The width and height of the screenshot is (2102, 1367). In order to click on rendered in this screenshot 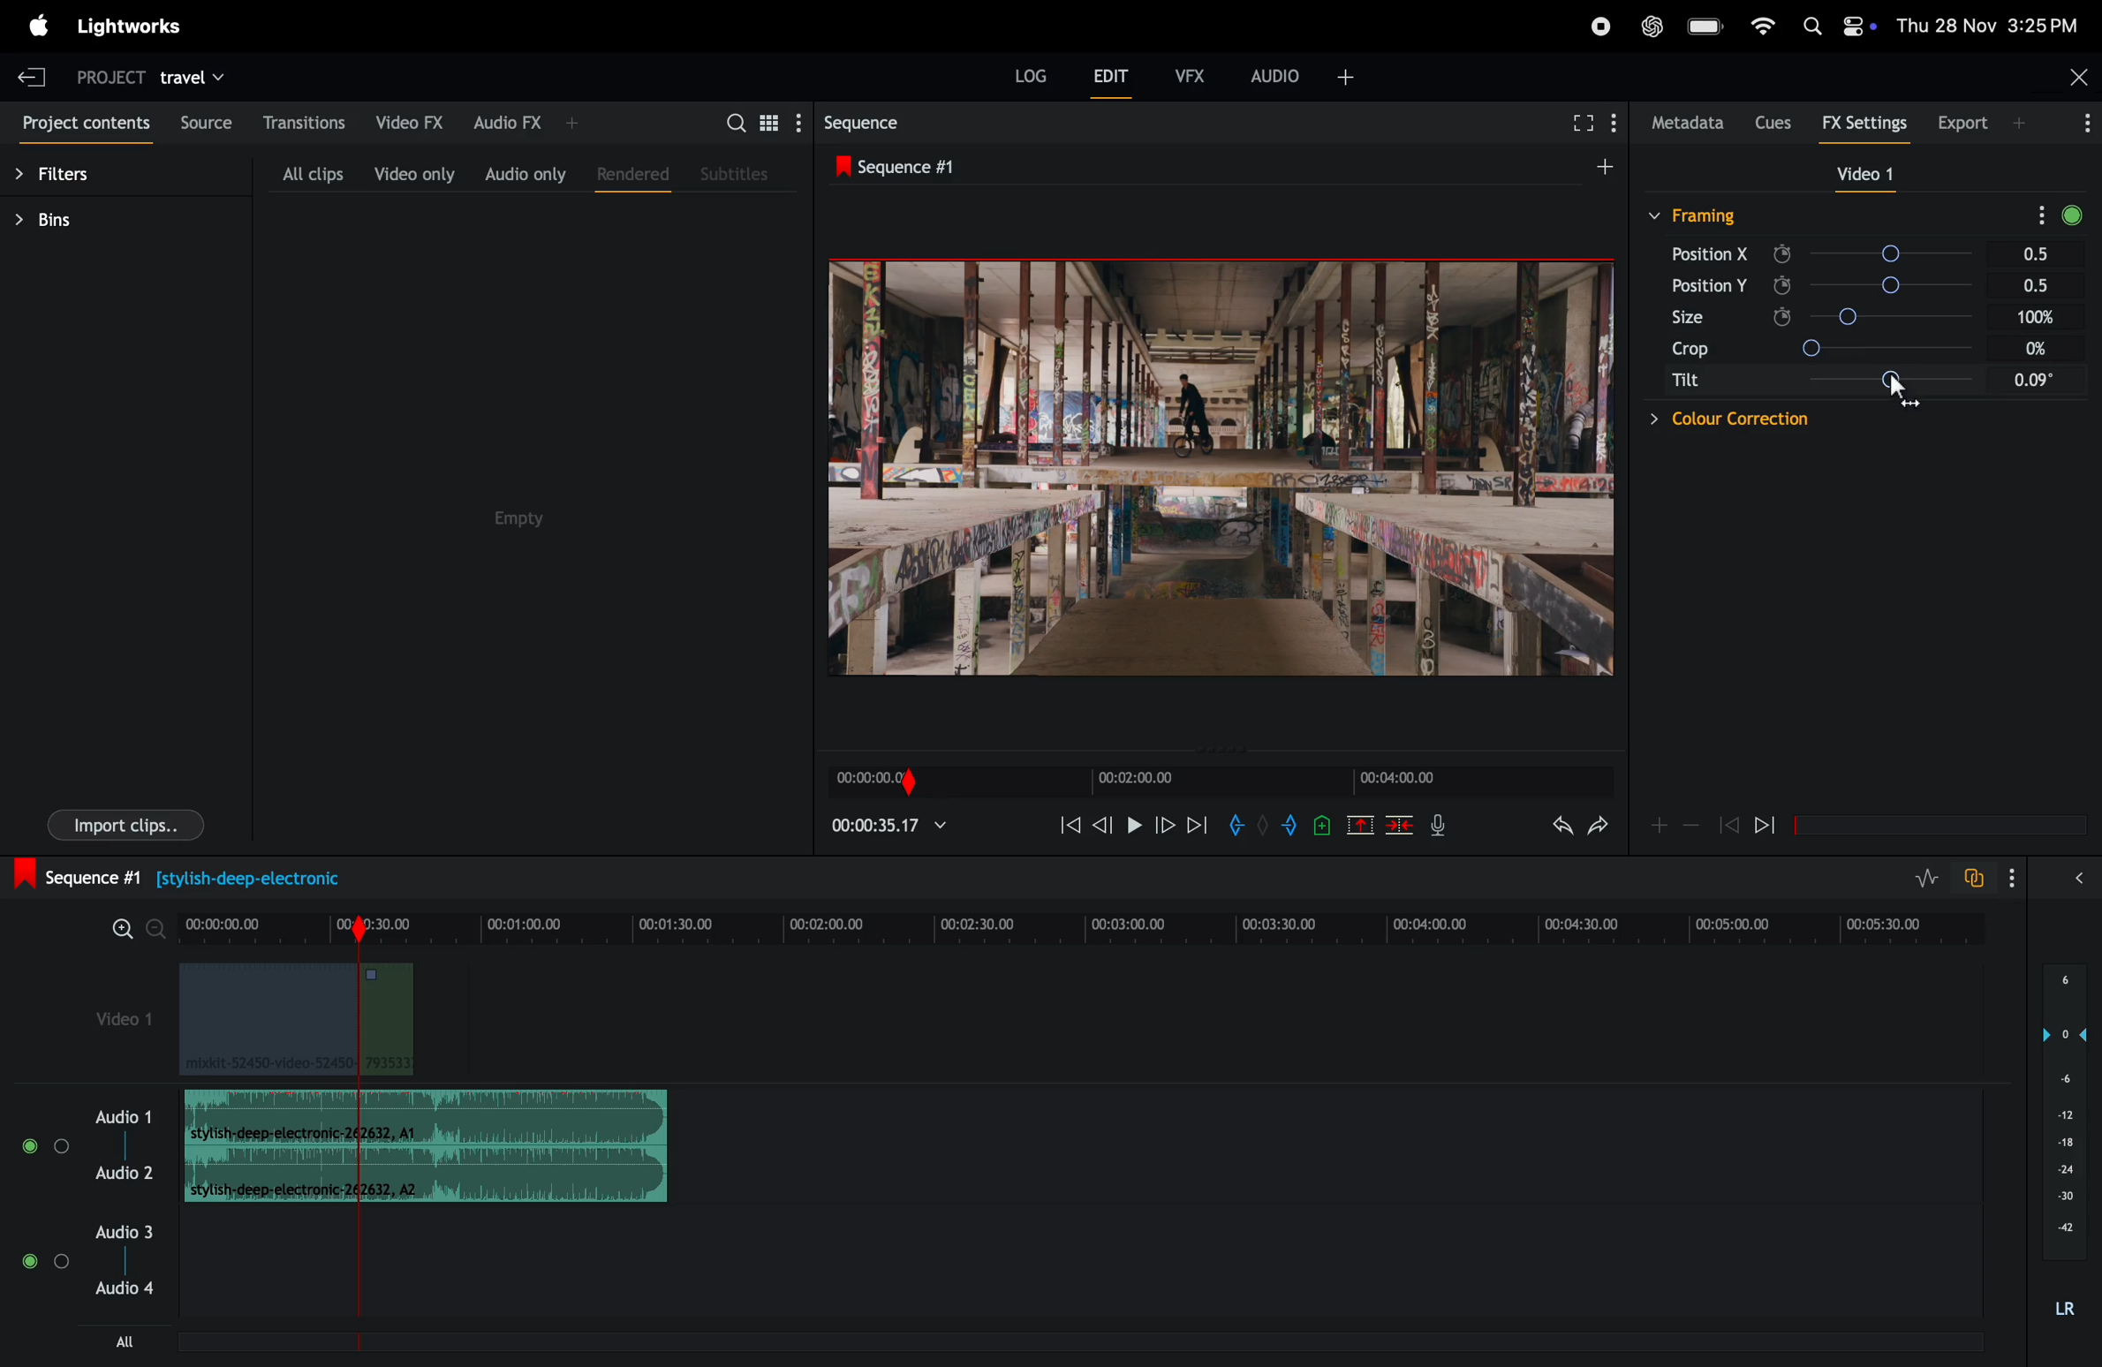, I will do `click(631, 177)`.